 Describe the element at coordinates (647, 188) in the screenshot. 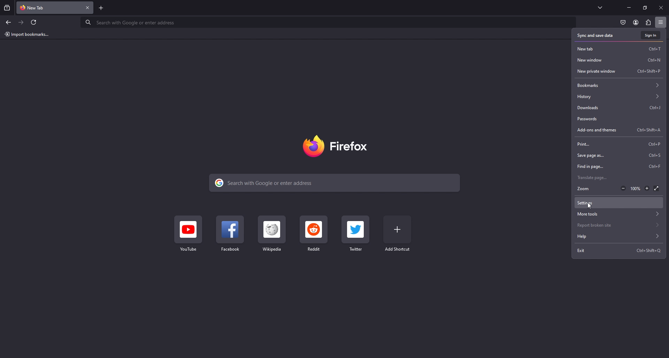

I see `zoom in` at that location.